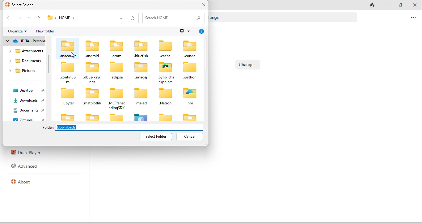  What do you see at coordinates (141, 70) in the screenshot?
I see `.imagej` at bounding box center [141, 70].